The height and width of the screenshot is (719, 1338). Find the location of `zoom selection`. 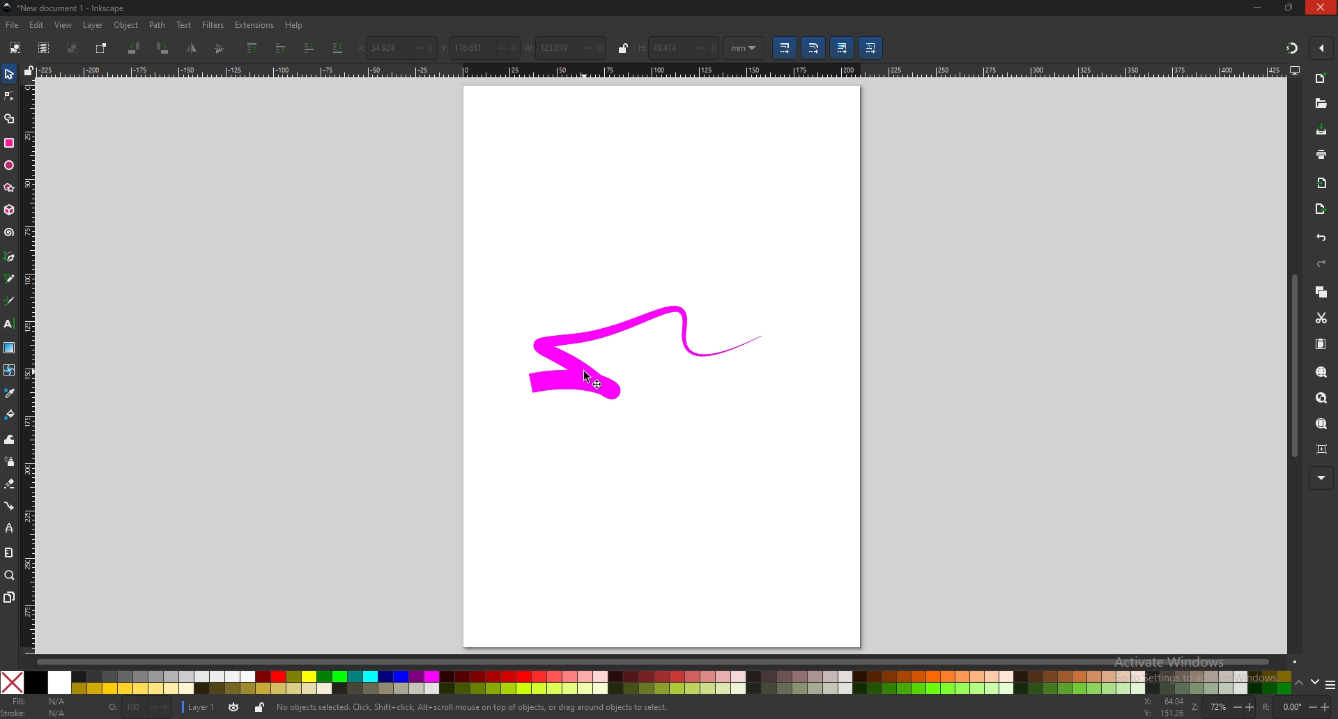

zoom selection is located at coordinates (1322, 373).